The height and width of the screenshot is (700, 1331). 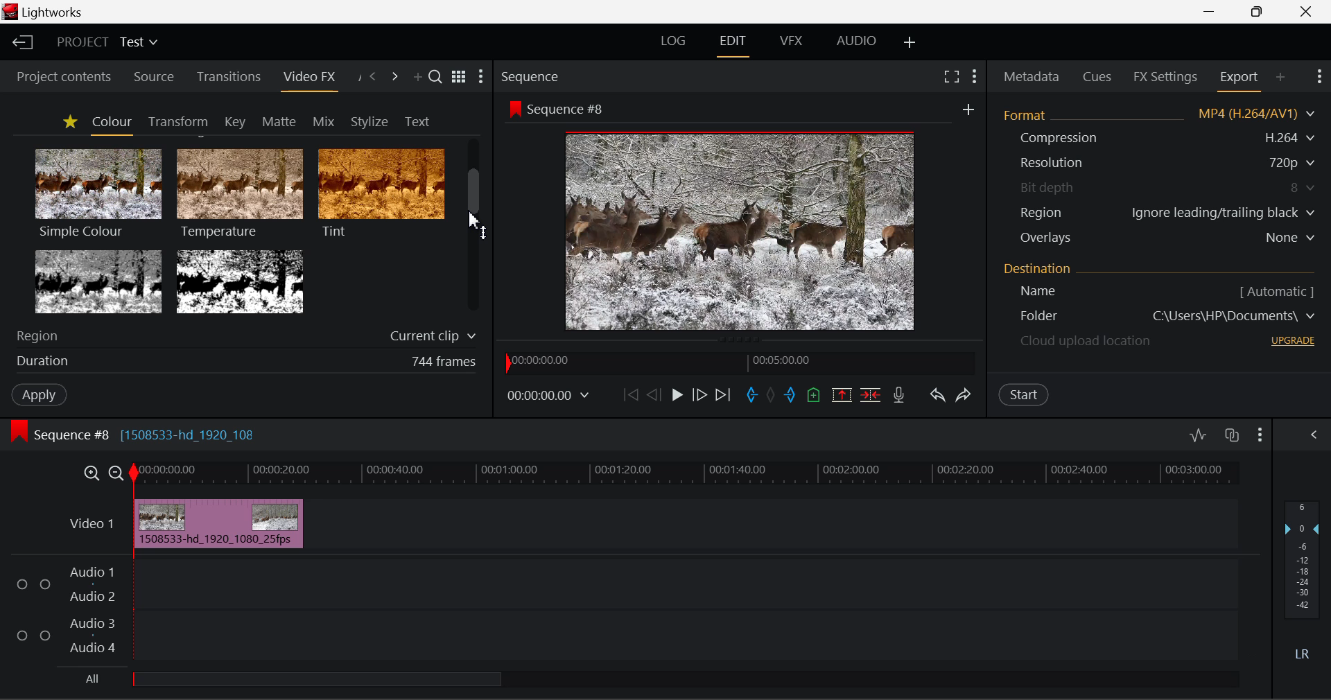 I want to click on Go Forward, so click(x=699, y=396).